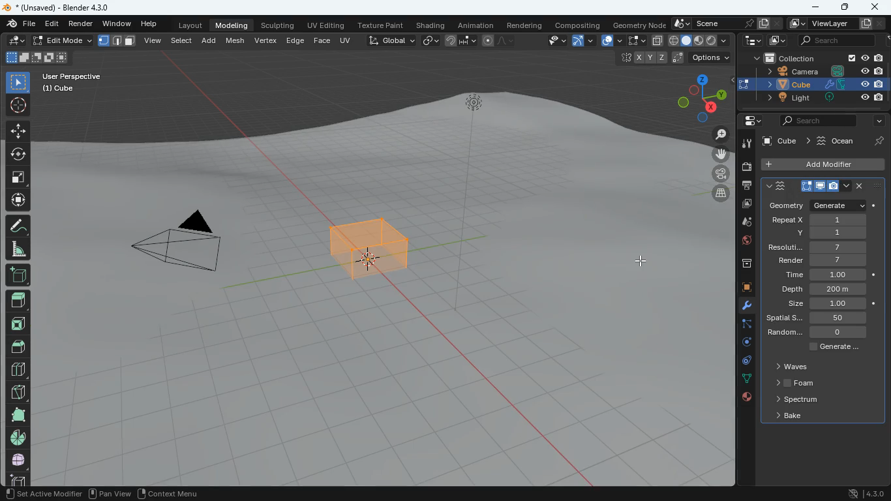 The height and width of the screenshot is (501, 891). Describe the element at coordinates (725, 23) in the screenshot. I see `scene` at that location.